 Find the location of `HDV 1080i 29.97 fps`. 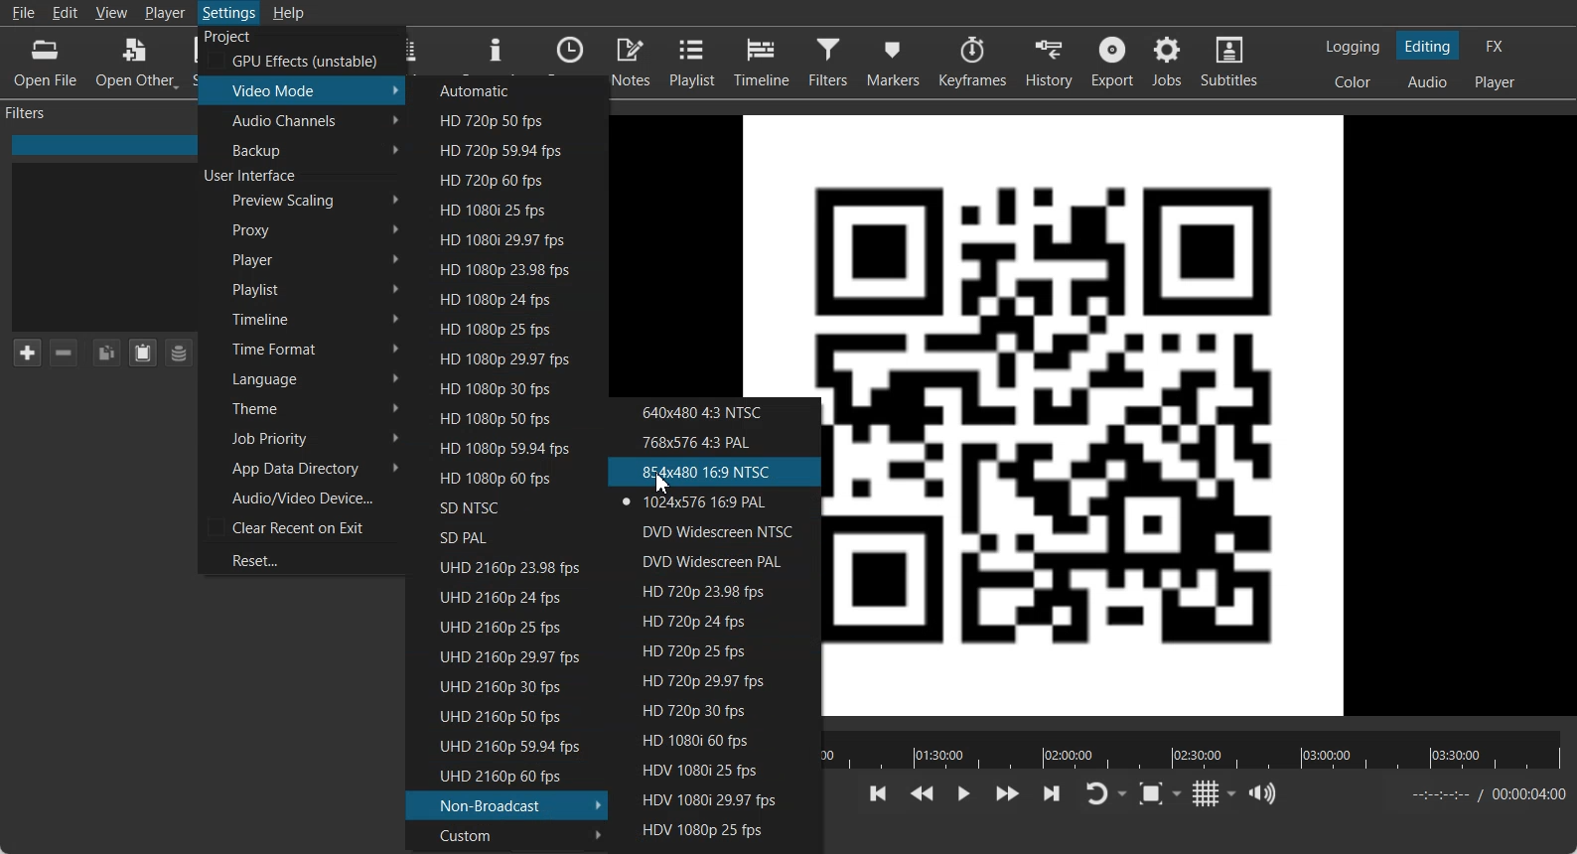

HDV 1080i 29.97 fps is located at coordinates (714, 798).